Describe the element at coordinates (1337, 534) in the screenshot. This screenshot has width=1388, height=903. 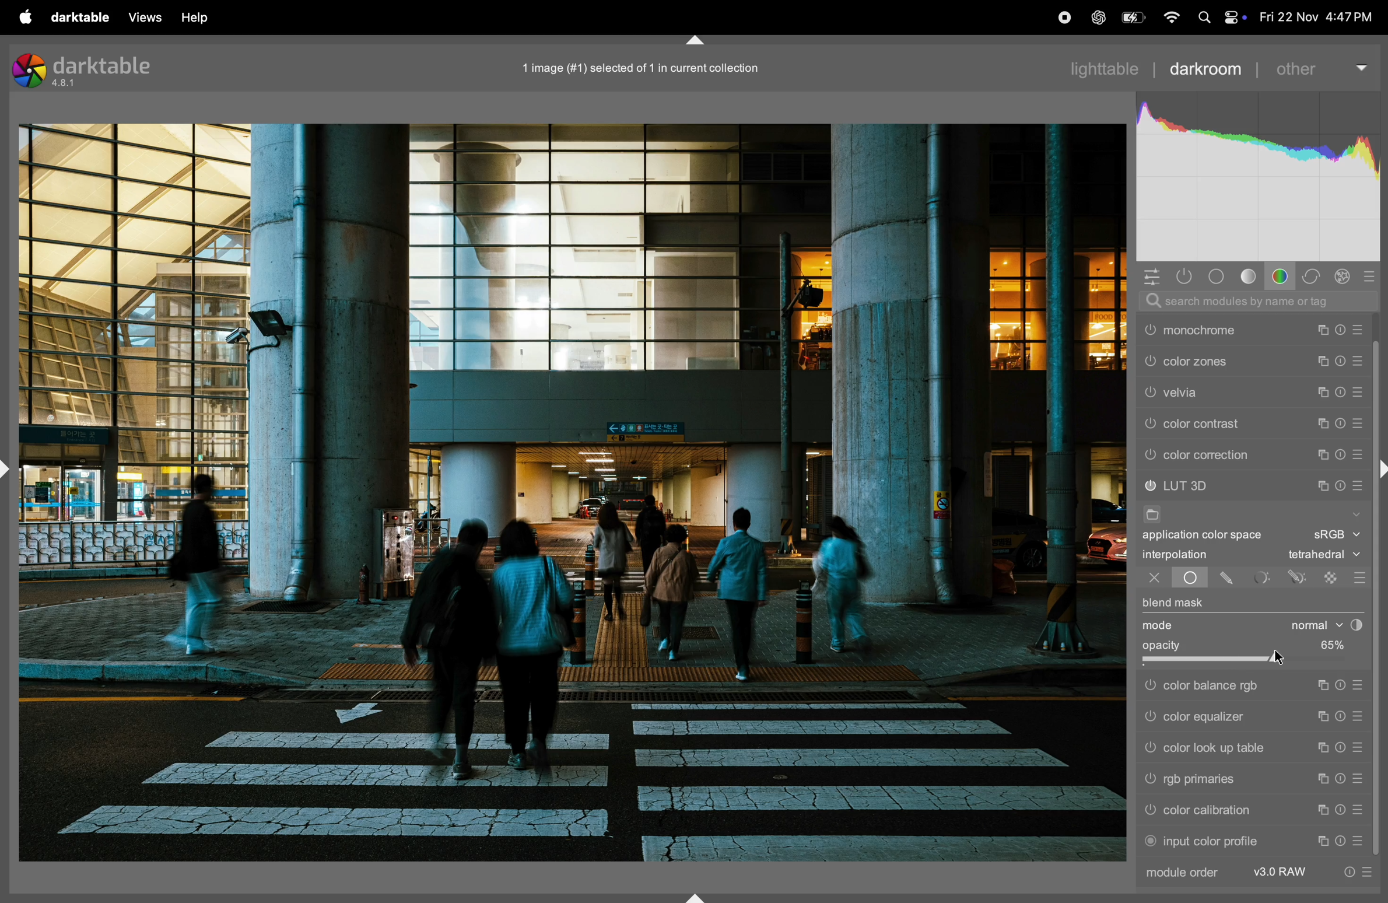
I see `sRgb` at that location.